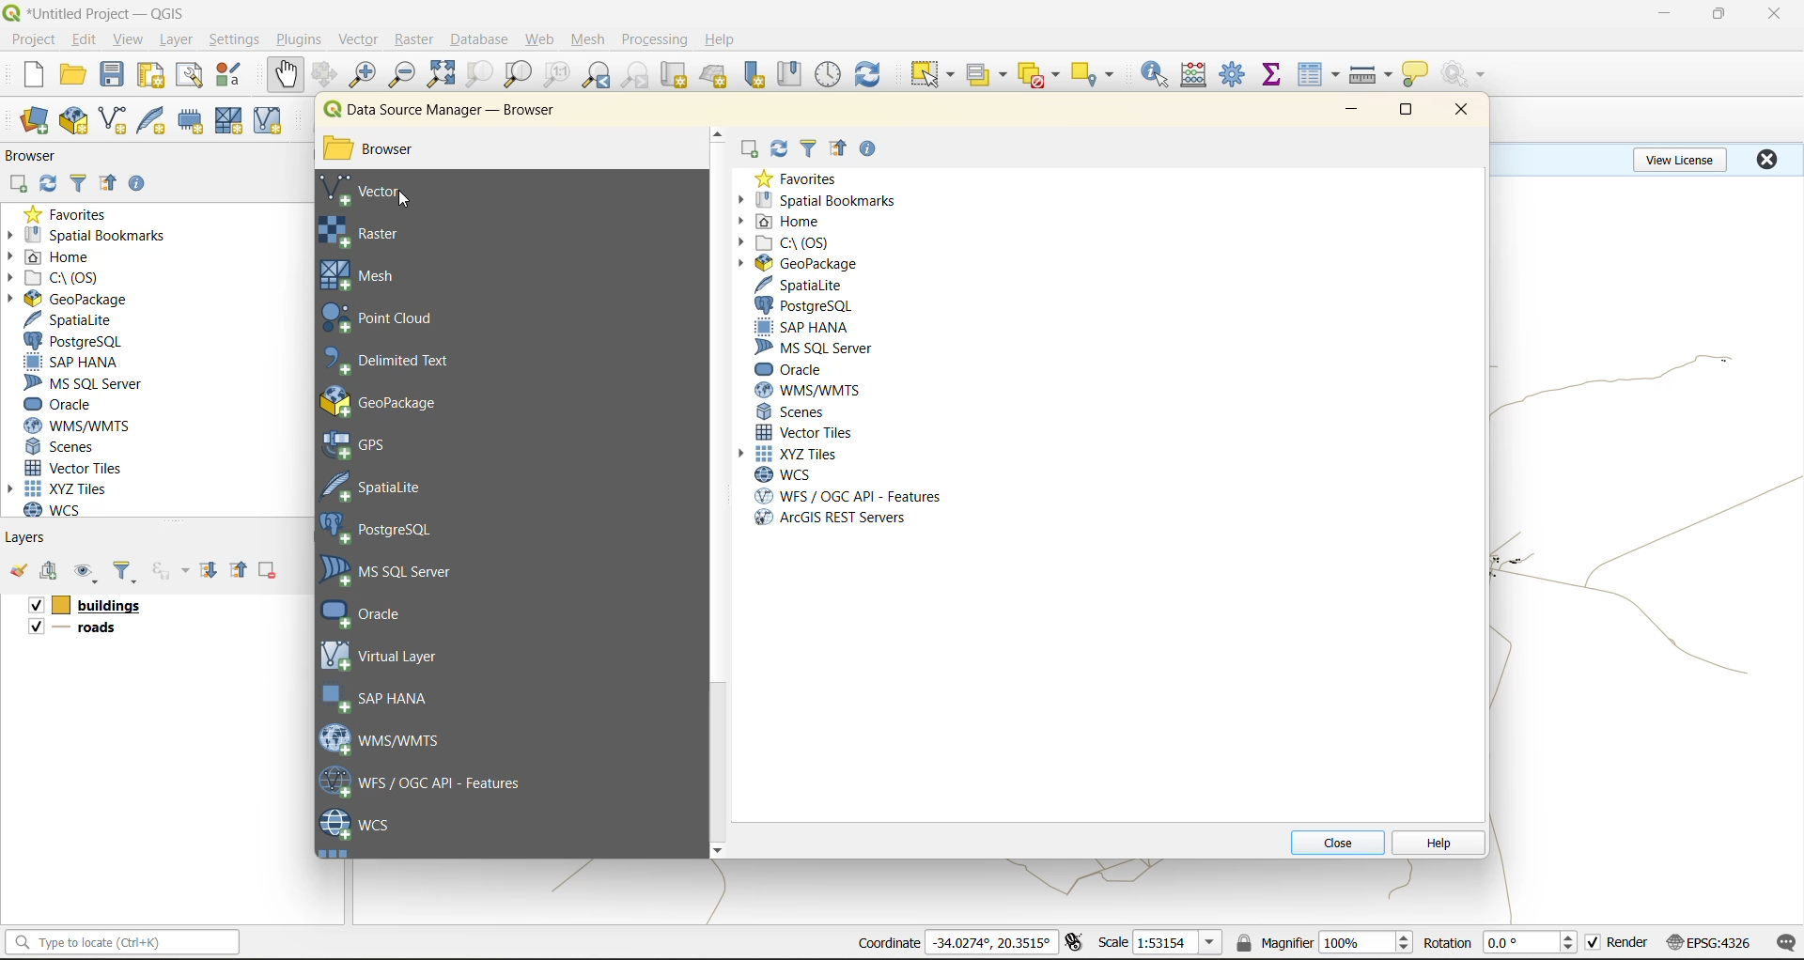 This screenshot has height=960, width=1804. I want to click on raster, so click(393, 233).